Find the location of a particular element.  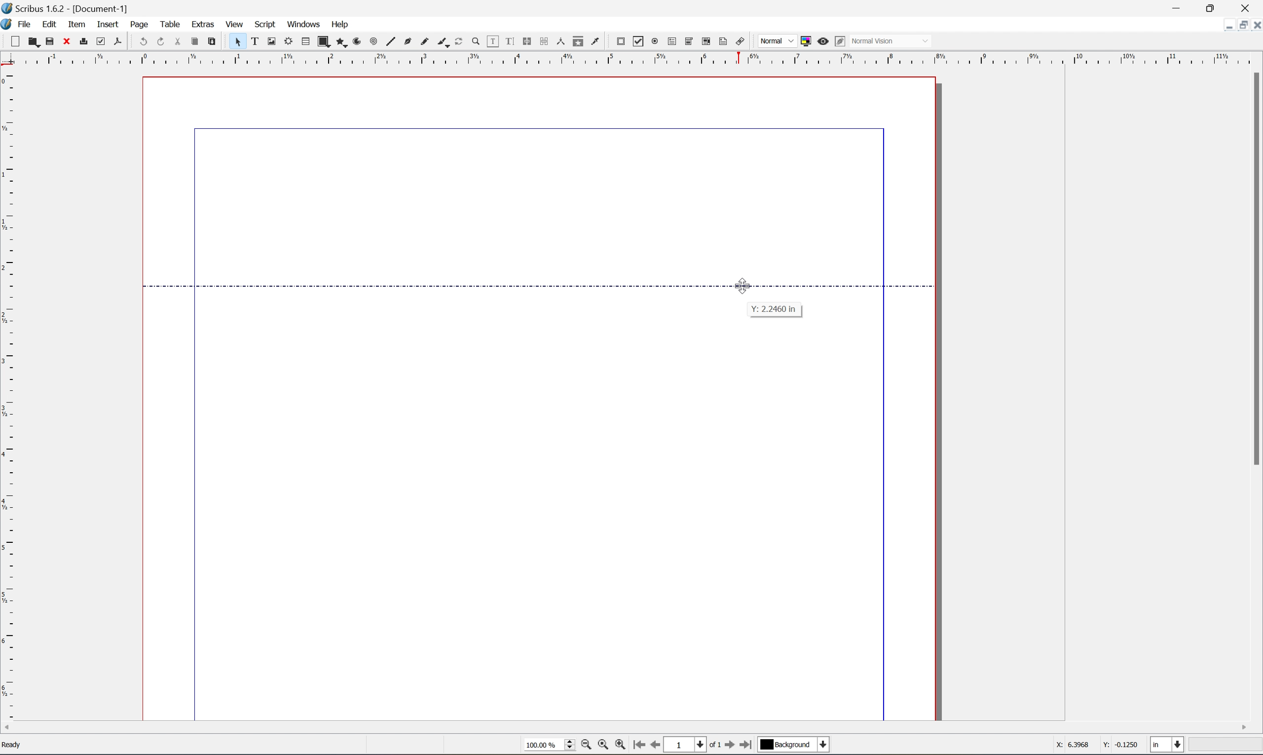

undo is located at coordinates (143, 42).